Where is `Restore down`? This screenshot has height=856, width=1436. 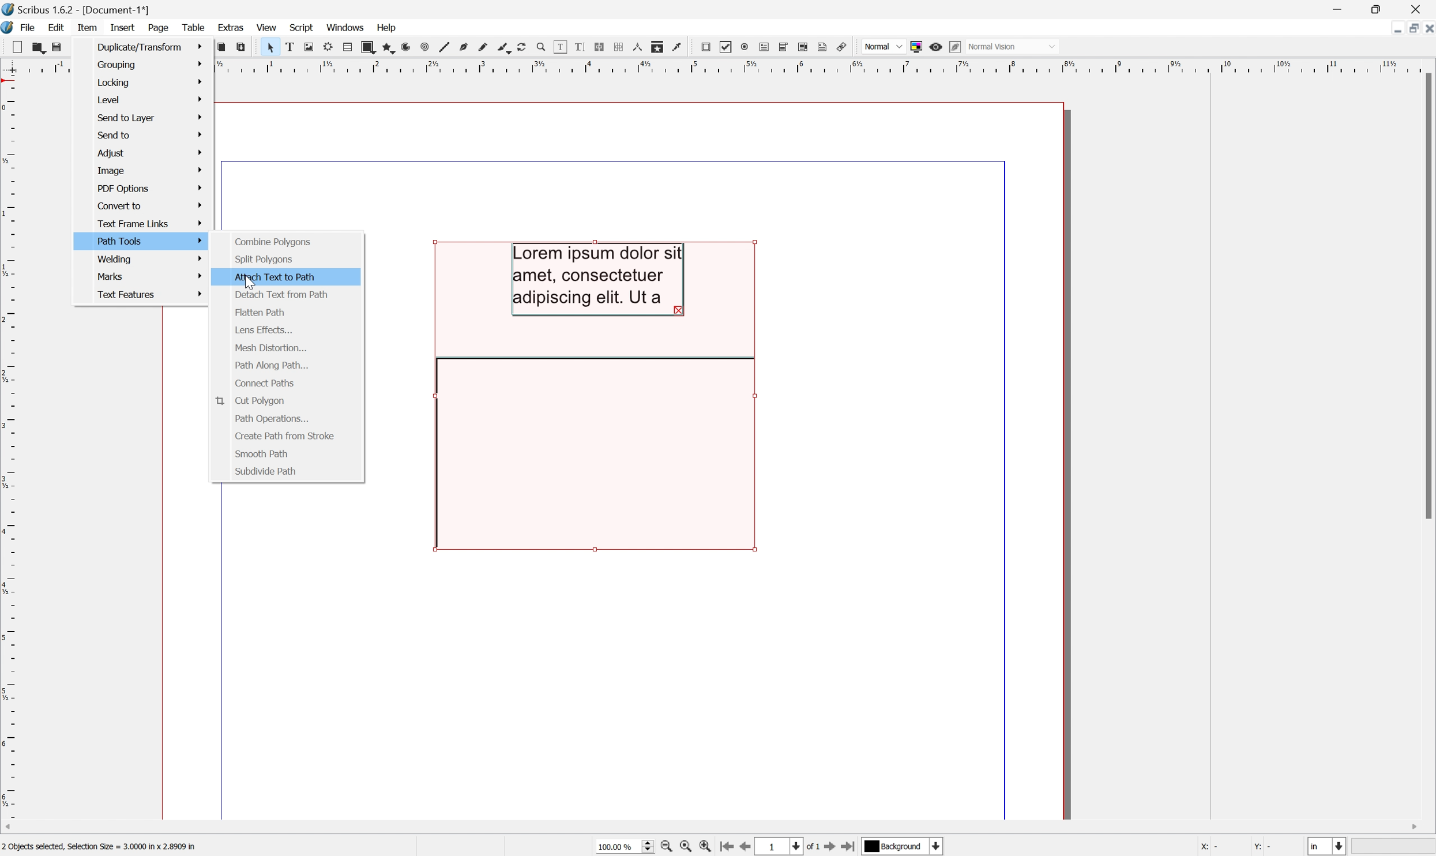 Restore down is located at coordinates (1408, 28).